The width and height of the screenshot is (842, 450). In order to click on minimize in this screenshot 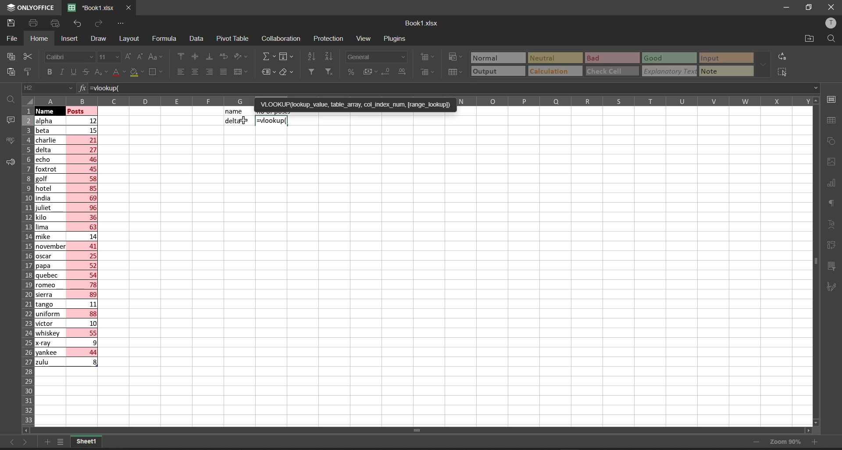, I will do `click(789, 8)`.